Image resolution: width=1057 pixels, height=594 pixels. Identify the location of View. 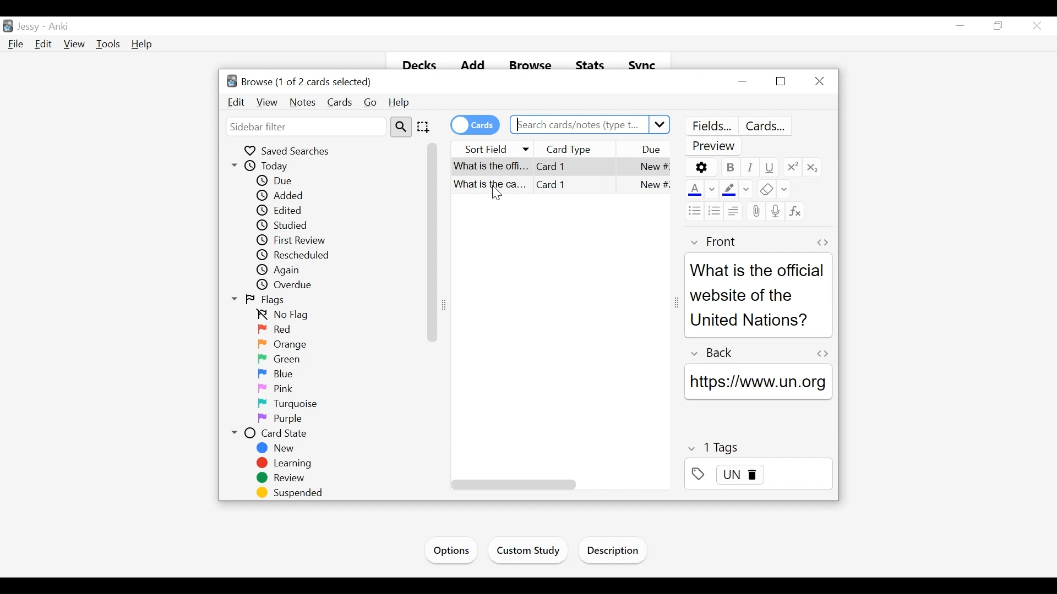
(266, 102).